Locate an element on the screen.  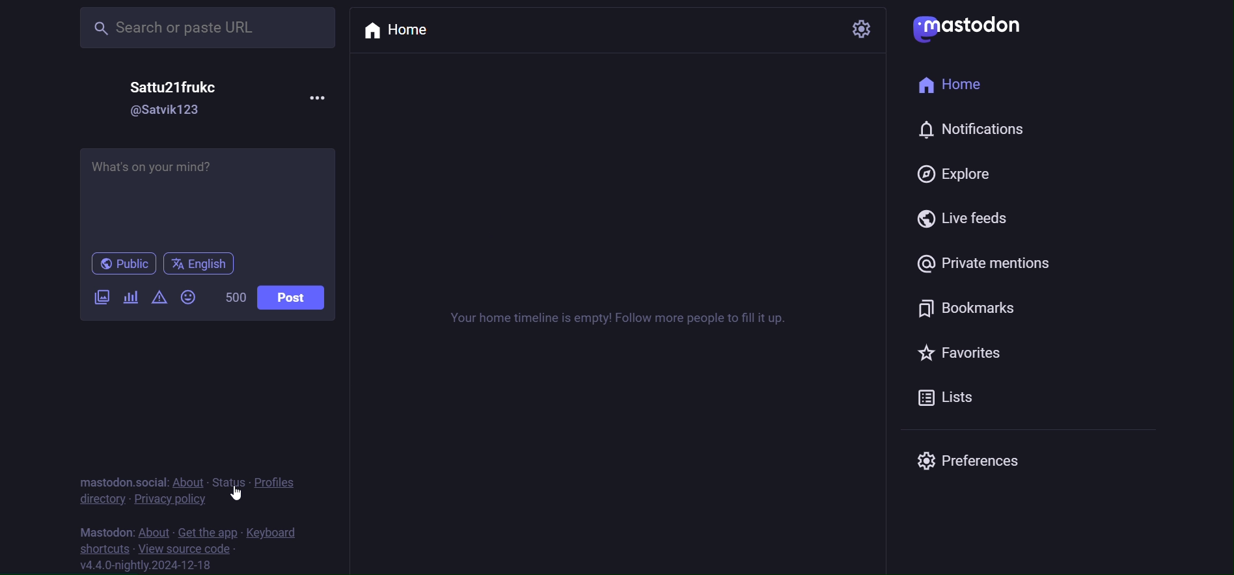
Post is located at coordinates (292, 299).